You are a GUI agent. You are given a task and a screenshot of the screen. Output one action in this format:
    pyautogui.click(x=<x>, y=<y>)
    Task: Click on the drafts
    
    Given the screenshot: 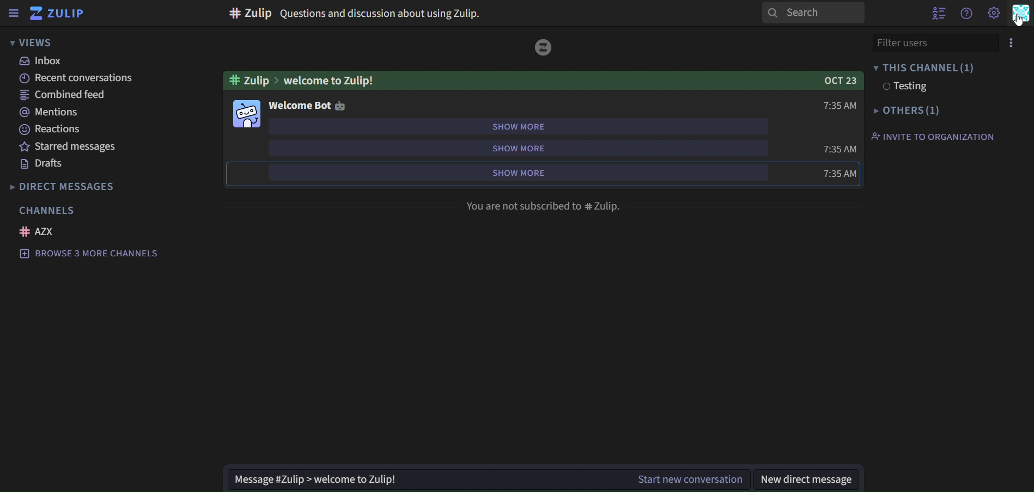 What is the action you would take?
    pyautogui.click(x=44, y=165)
    